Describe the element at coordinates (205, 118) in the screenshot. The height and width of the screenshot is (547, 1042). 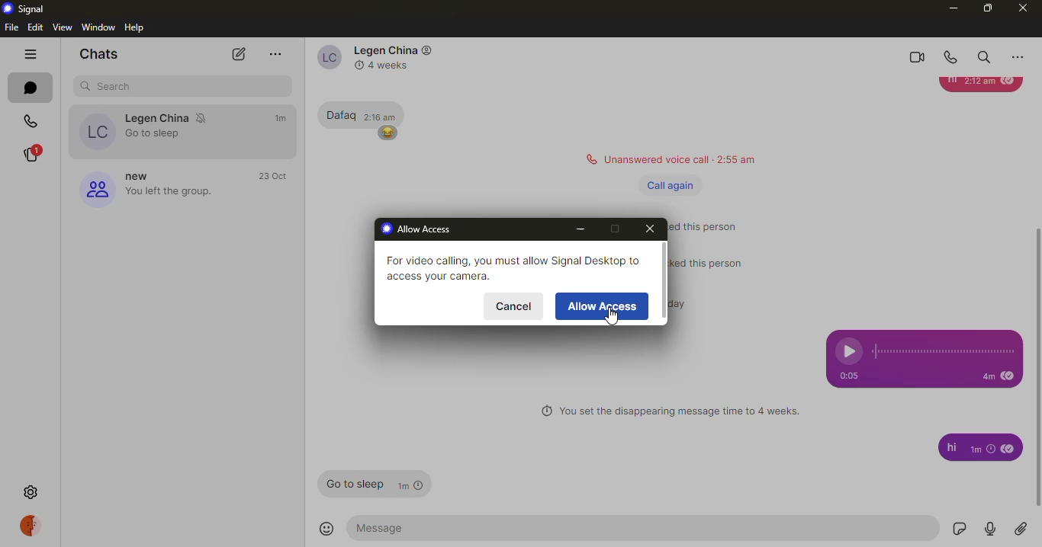
I see `mute notifications` at that location.